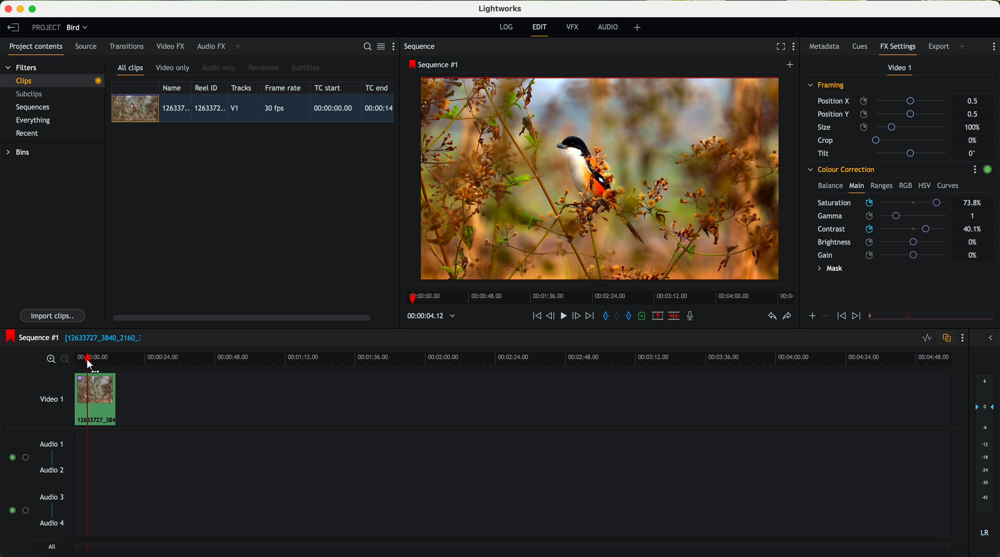  I want to click on 40.1%, so click(974, 229).